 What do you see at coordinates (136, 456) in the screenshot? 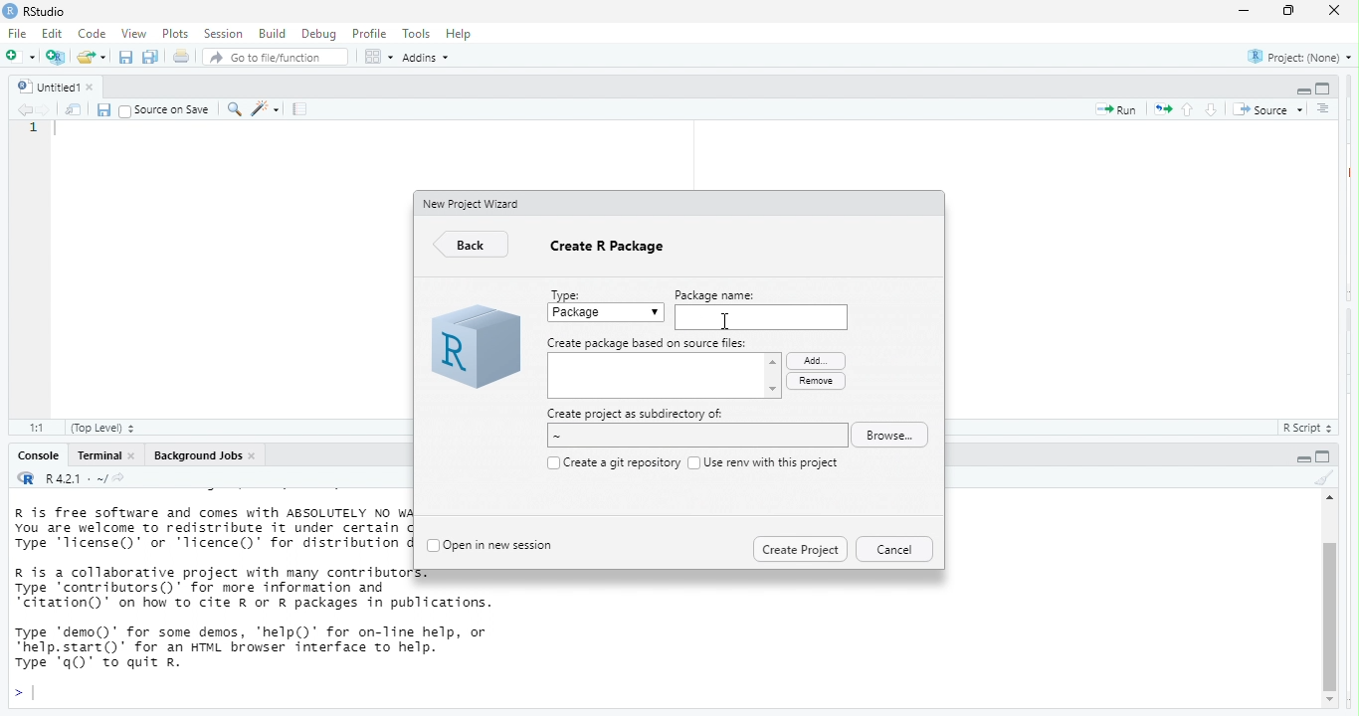
I see `close` at bounding box center [136, 456].